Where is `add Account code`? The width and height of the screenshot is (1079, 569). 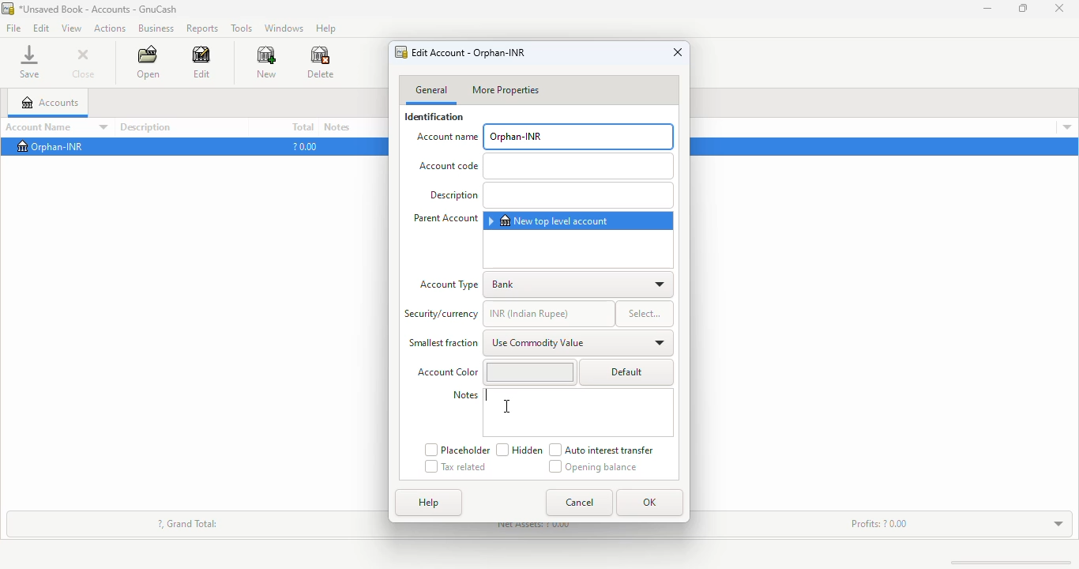 add Account code is located at coordinates (576, 167).